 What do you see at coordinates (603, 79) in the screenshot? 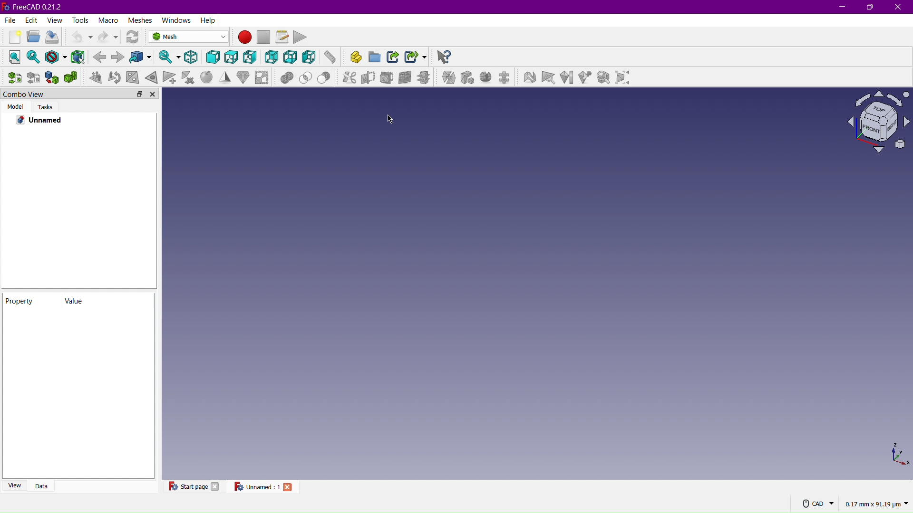
I see `Check solid mesh` at bounding box center [603, 79].